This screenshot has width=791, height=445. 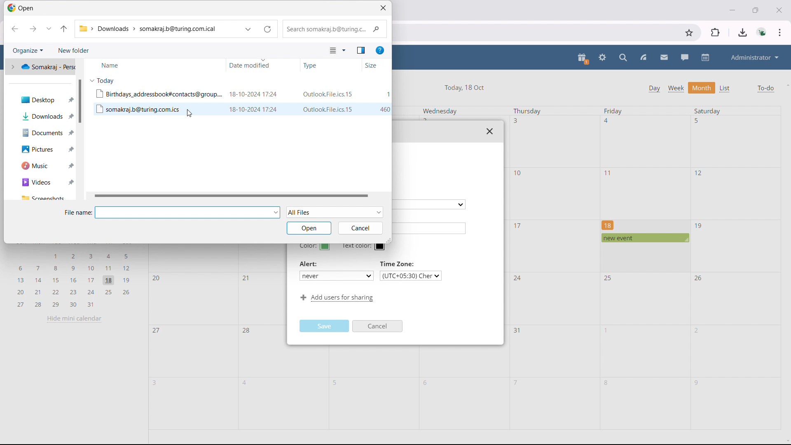 What do you see at coordinates (608, 121) in the screenshot?
I see `4` at bounding box center [608, 121].